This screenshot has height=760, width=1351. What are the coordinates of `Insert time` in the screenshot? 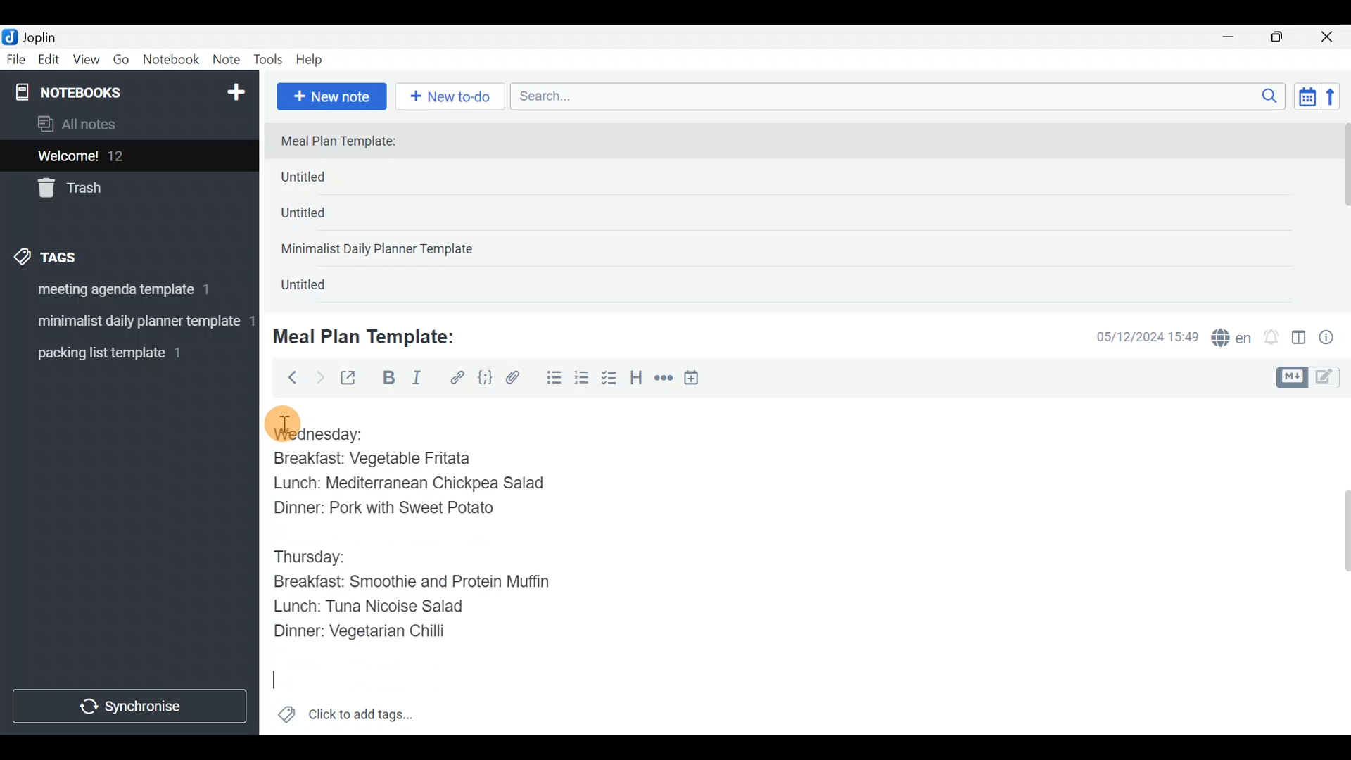 It's located at (698, 380).